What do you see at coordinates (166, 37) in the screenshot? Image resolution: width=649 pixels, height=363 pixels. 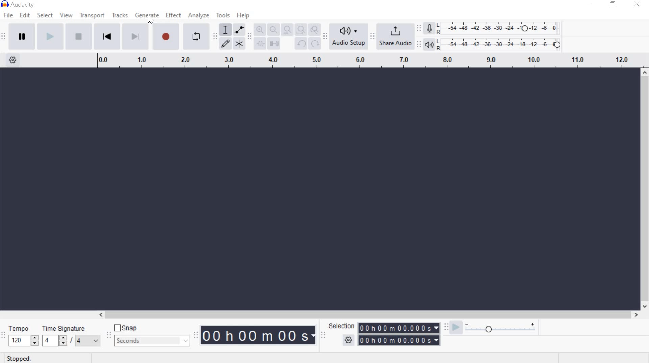 I see `Record` at bounding box center [166, 37].